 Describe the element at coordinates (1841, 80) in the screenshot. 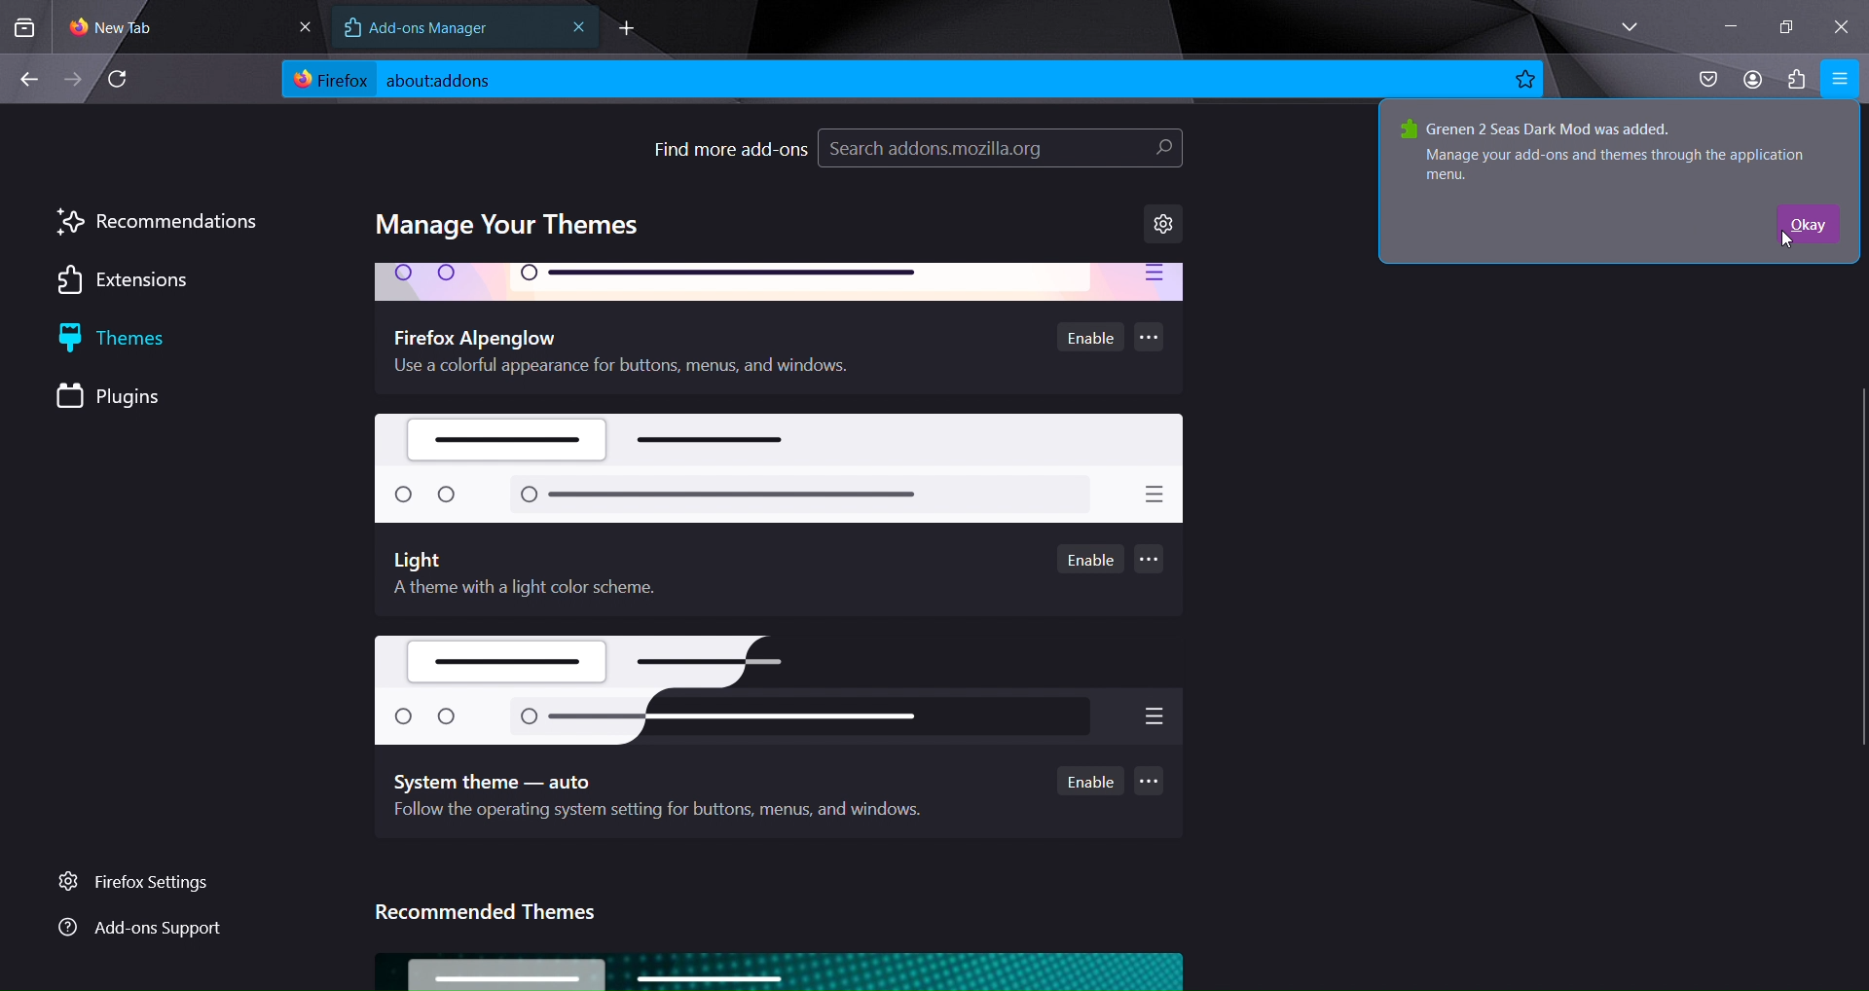

I see `open application menu` at that location.